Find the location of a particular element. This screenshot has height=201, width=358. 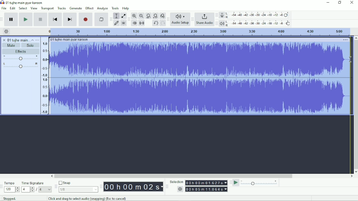

Zoom toggle is located at coordinates (162, 16).